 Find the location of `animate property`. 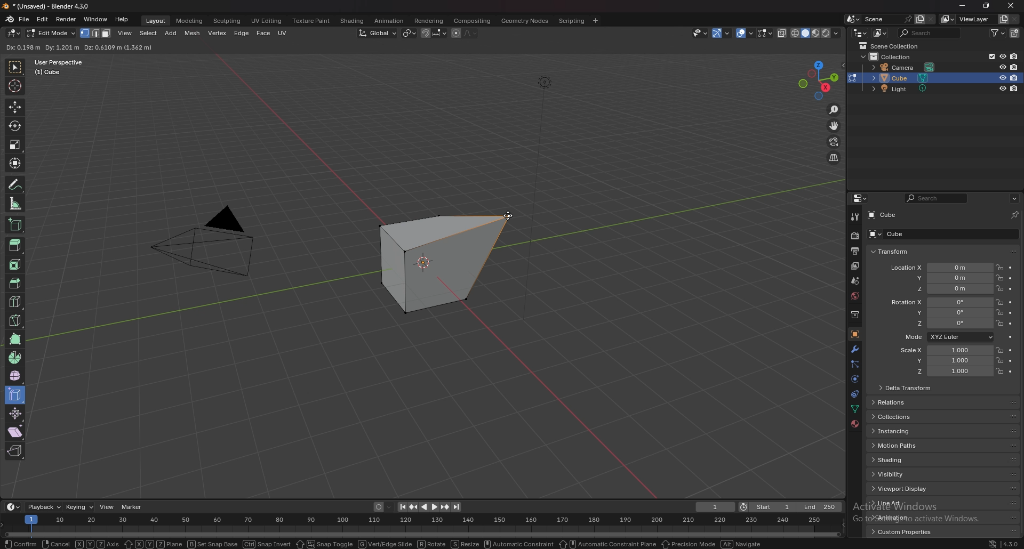

animate property is located at coordinates (1011, 279).